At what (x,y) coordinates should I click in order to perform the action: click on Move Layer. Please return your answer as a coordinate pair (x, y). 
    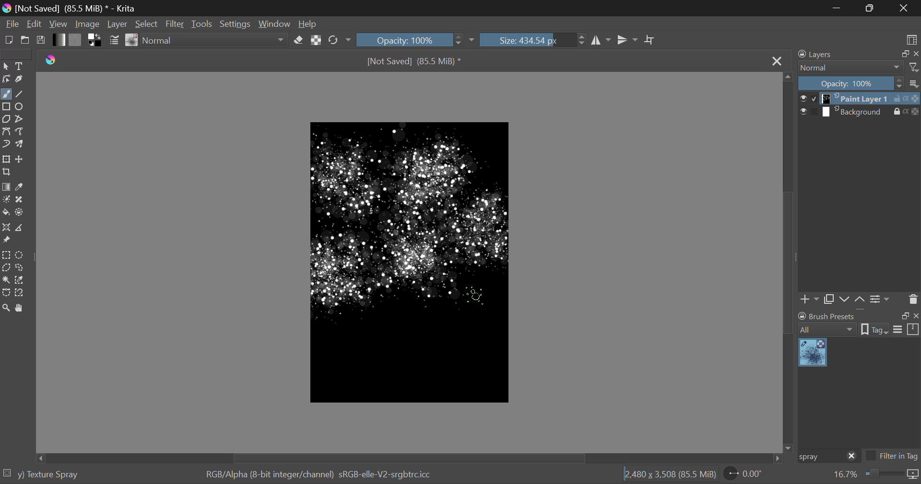
    Looking at the image, I should click on (20, 159).